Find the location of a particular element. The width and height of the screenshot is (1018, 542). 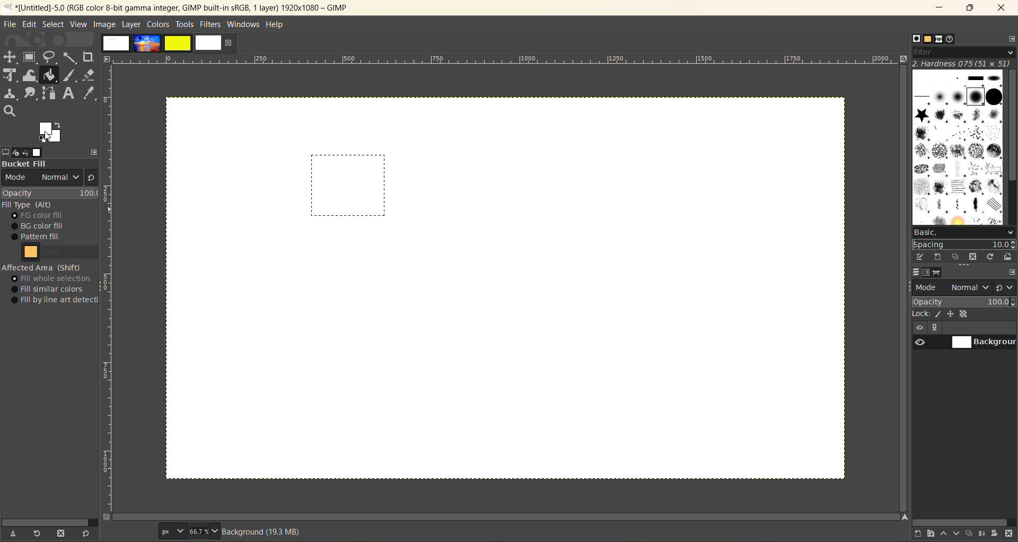

add a mask is located at coordinates (995, 534).